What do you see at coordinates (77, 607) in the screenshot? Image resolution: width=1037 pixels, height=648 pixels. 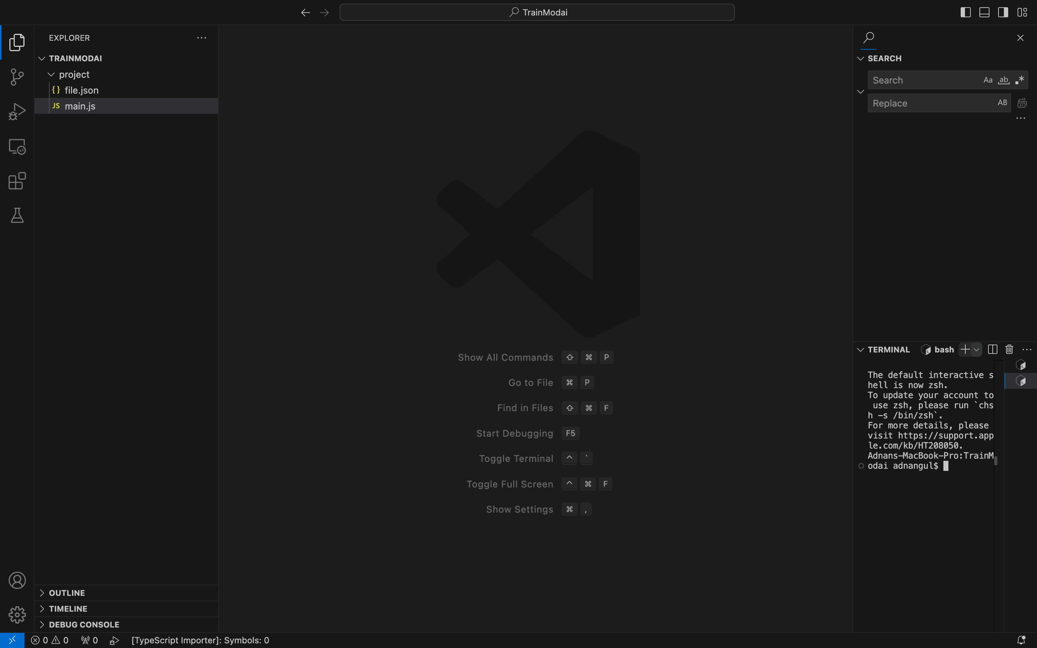 I see `timeline` at bounding box center [77, 607].